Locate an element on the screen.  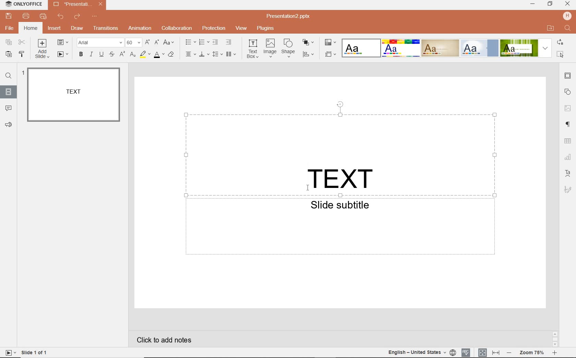
SAVE is located at coordinates (9, 15).